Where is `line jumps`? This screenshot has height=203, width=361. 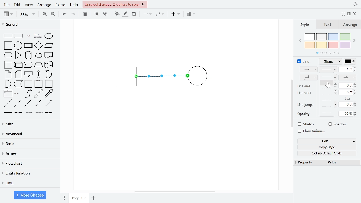 line jumps is located at coordinates (306, 105).